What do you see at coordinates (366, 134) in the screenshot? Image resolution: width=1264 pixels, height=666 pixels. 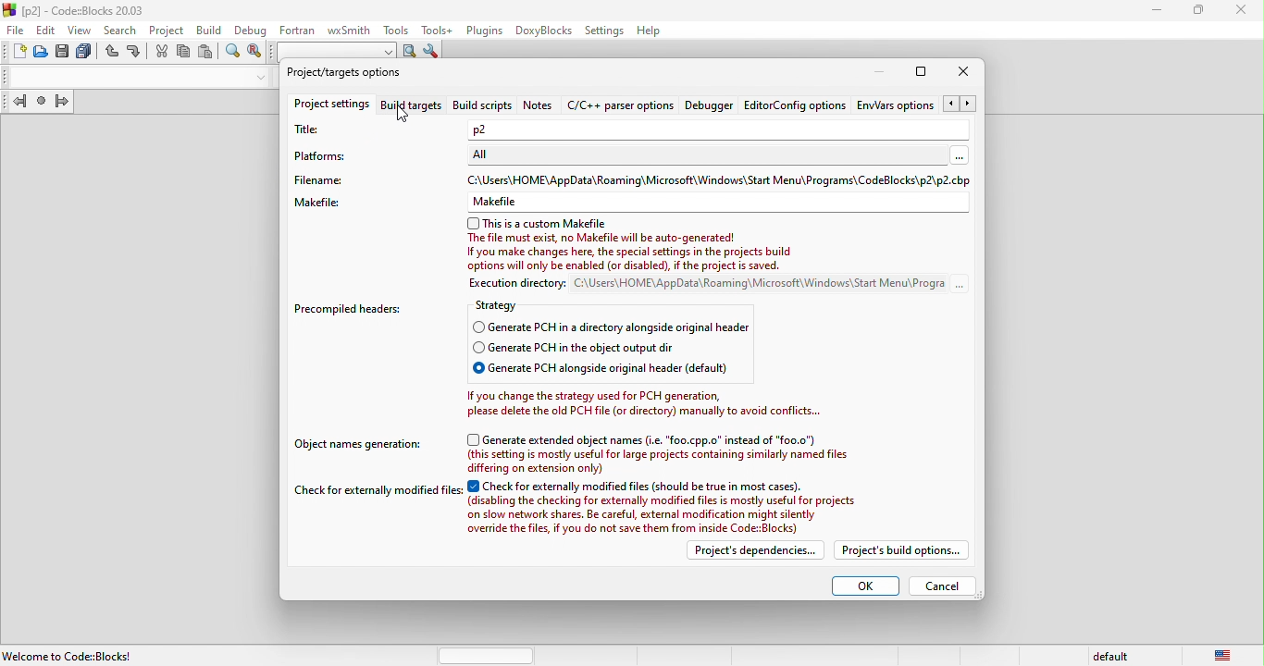 I see `title` at bounding box center [366, 134].